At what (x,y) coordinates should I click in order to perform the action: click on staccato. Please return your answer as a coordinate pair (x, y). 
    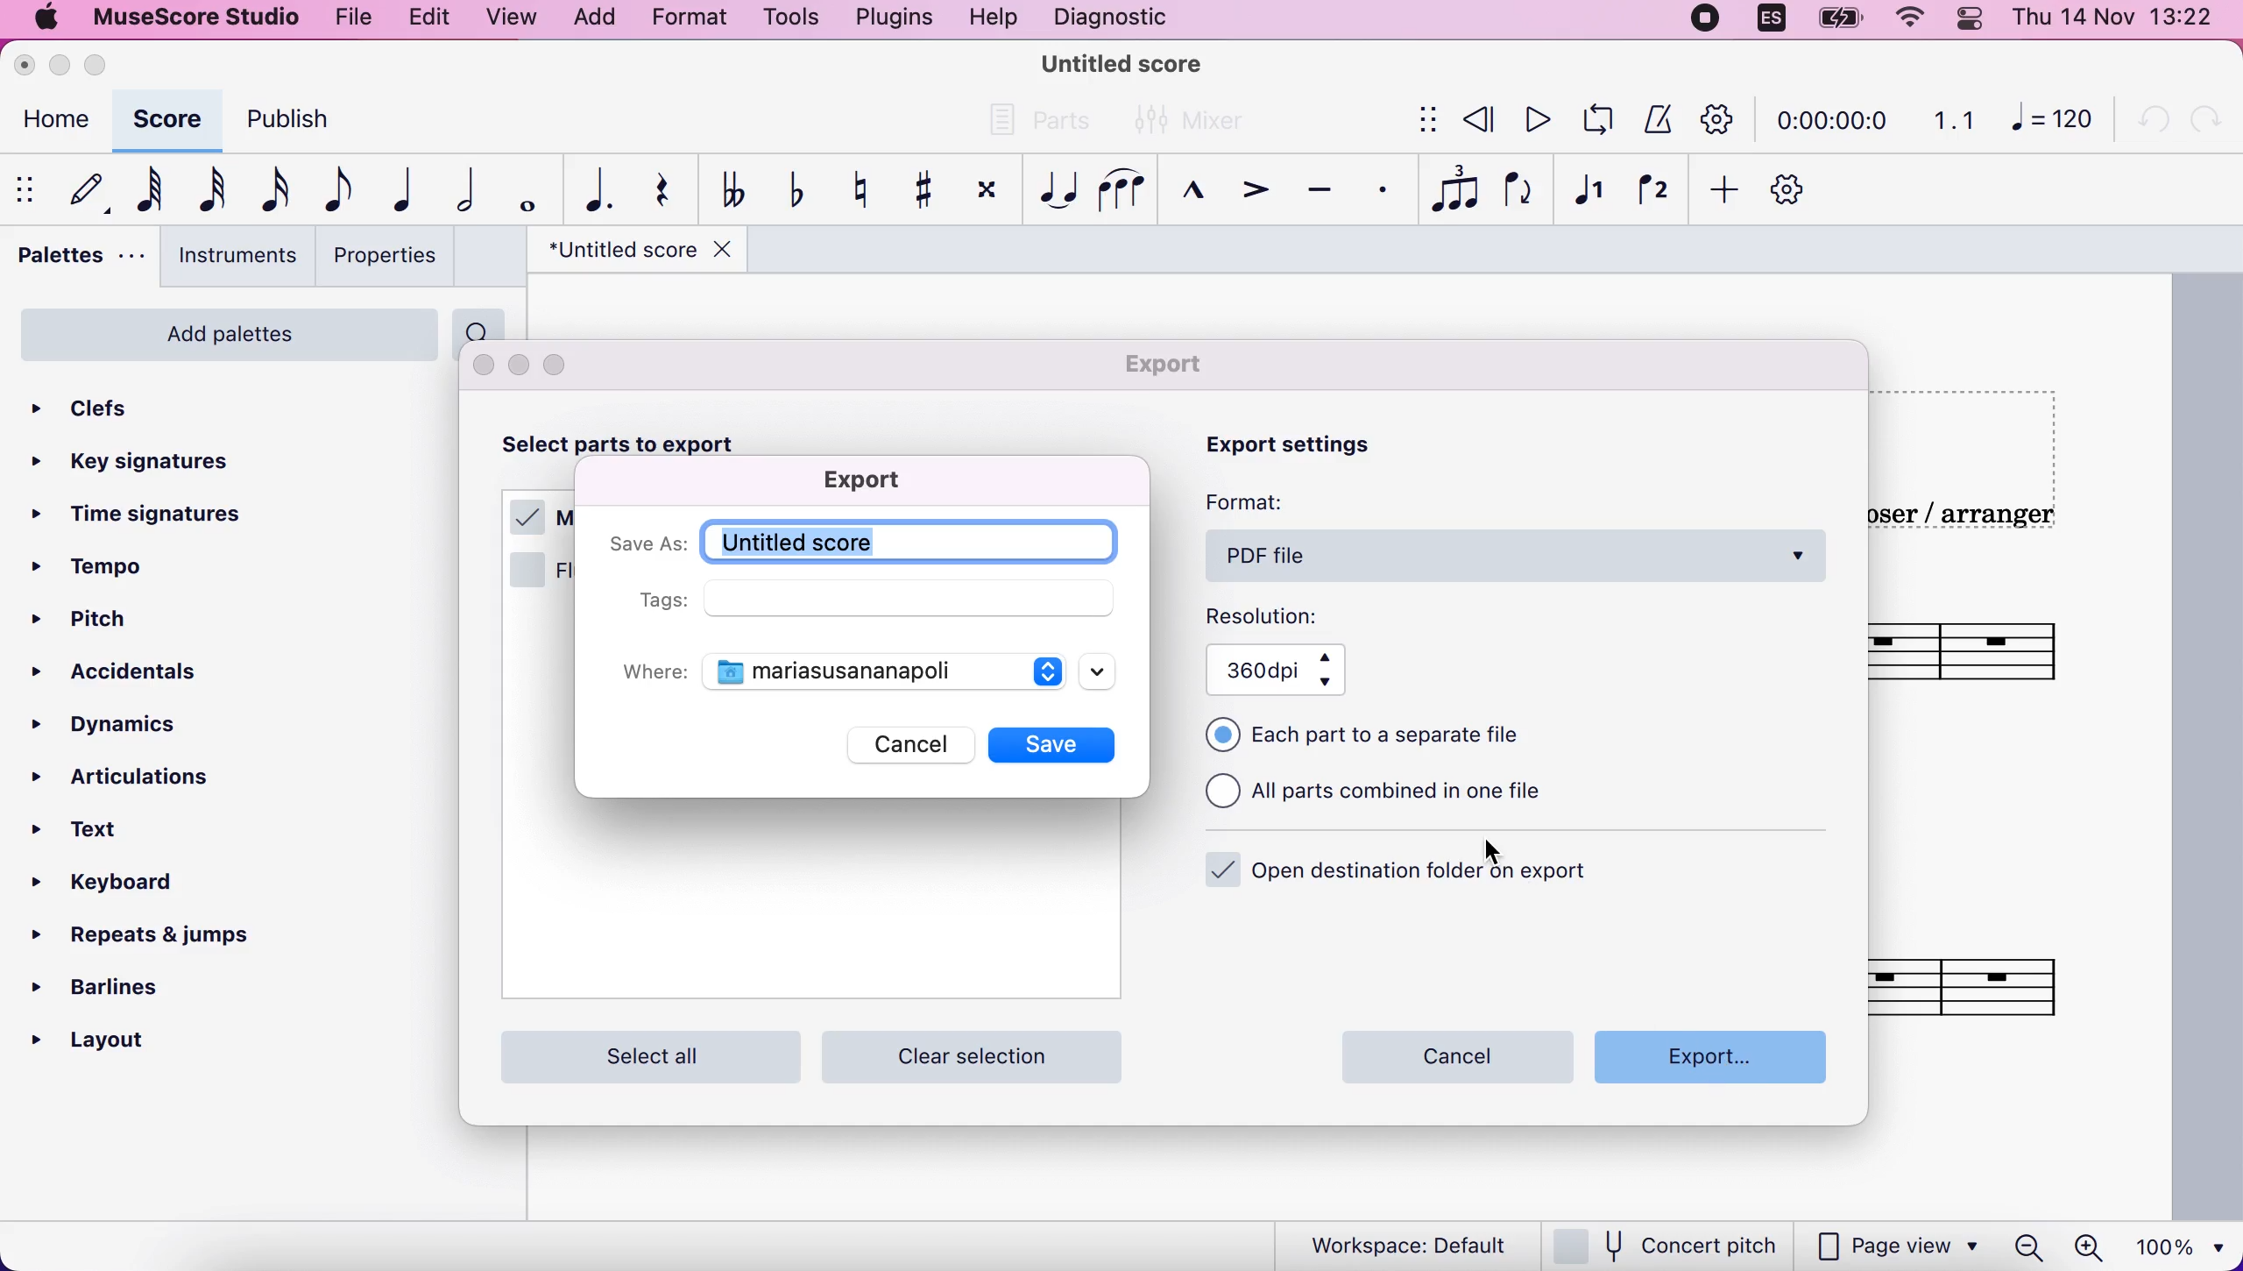
    Looking at the image, I should click on (1378, 193).